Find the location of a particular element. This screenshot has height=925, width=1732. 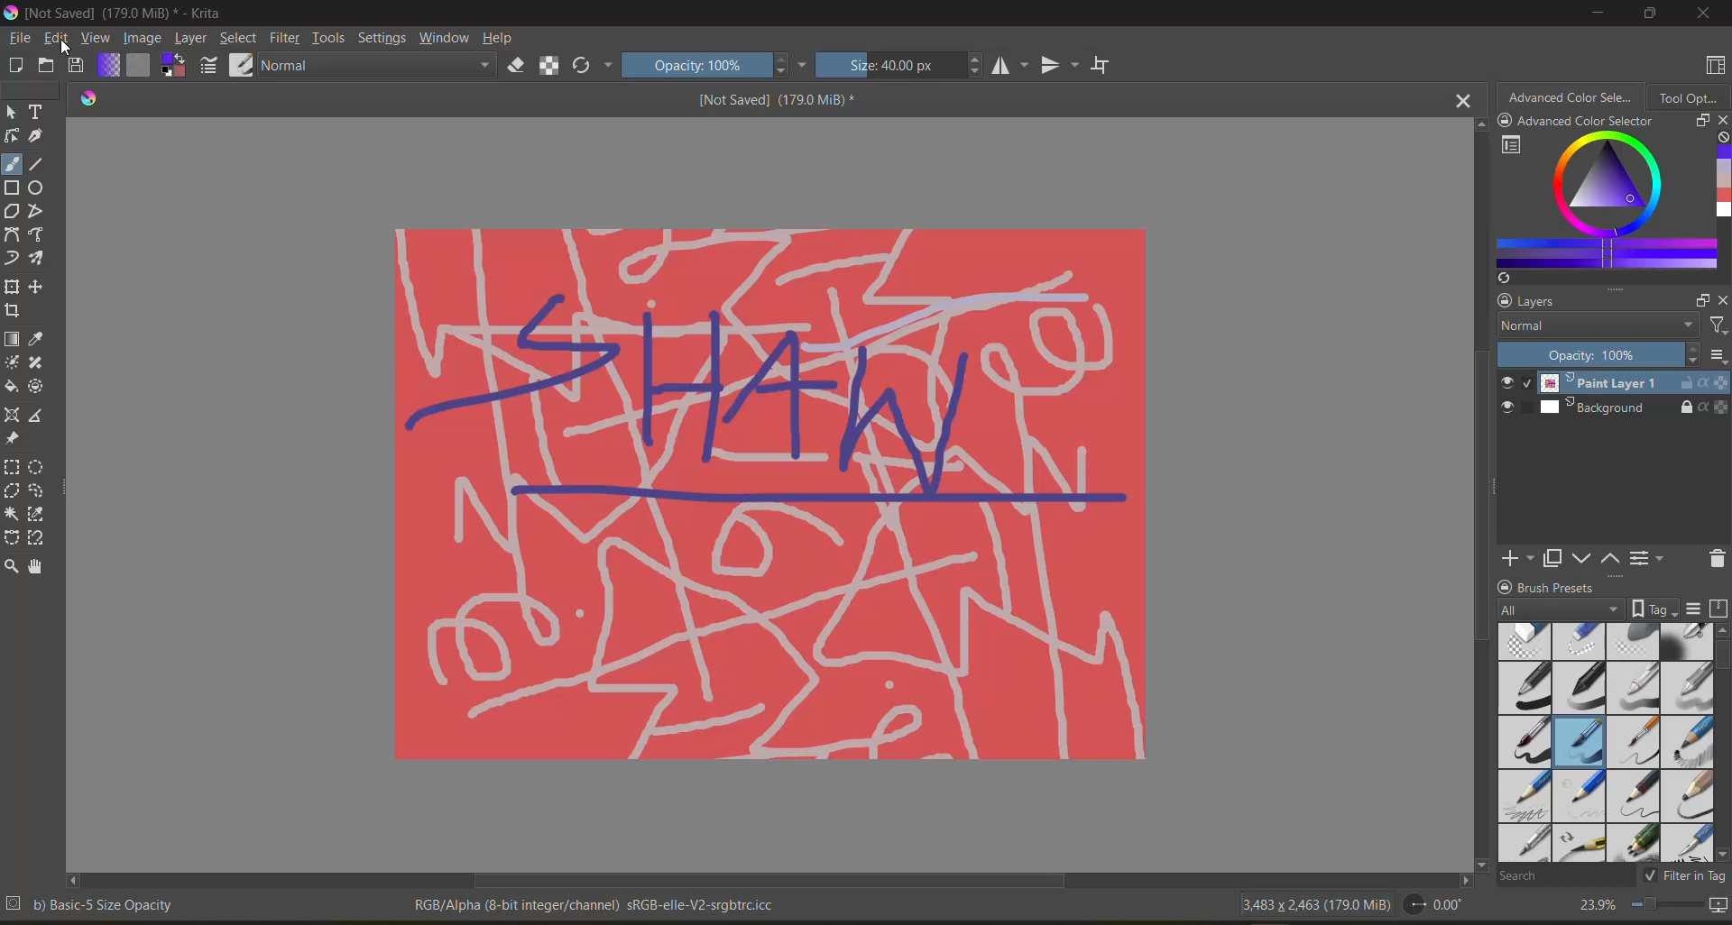

Magnetic curve selection tool is located at coordinates (41, 537).